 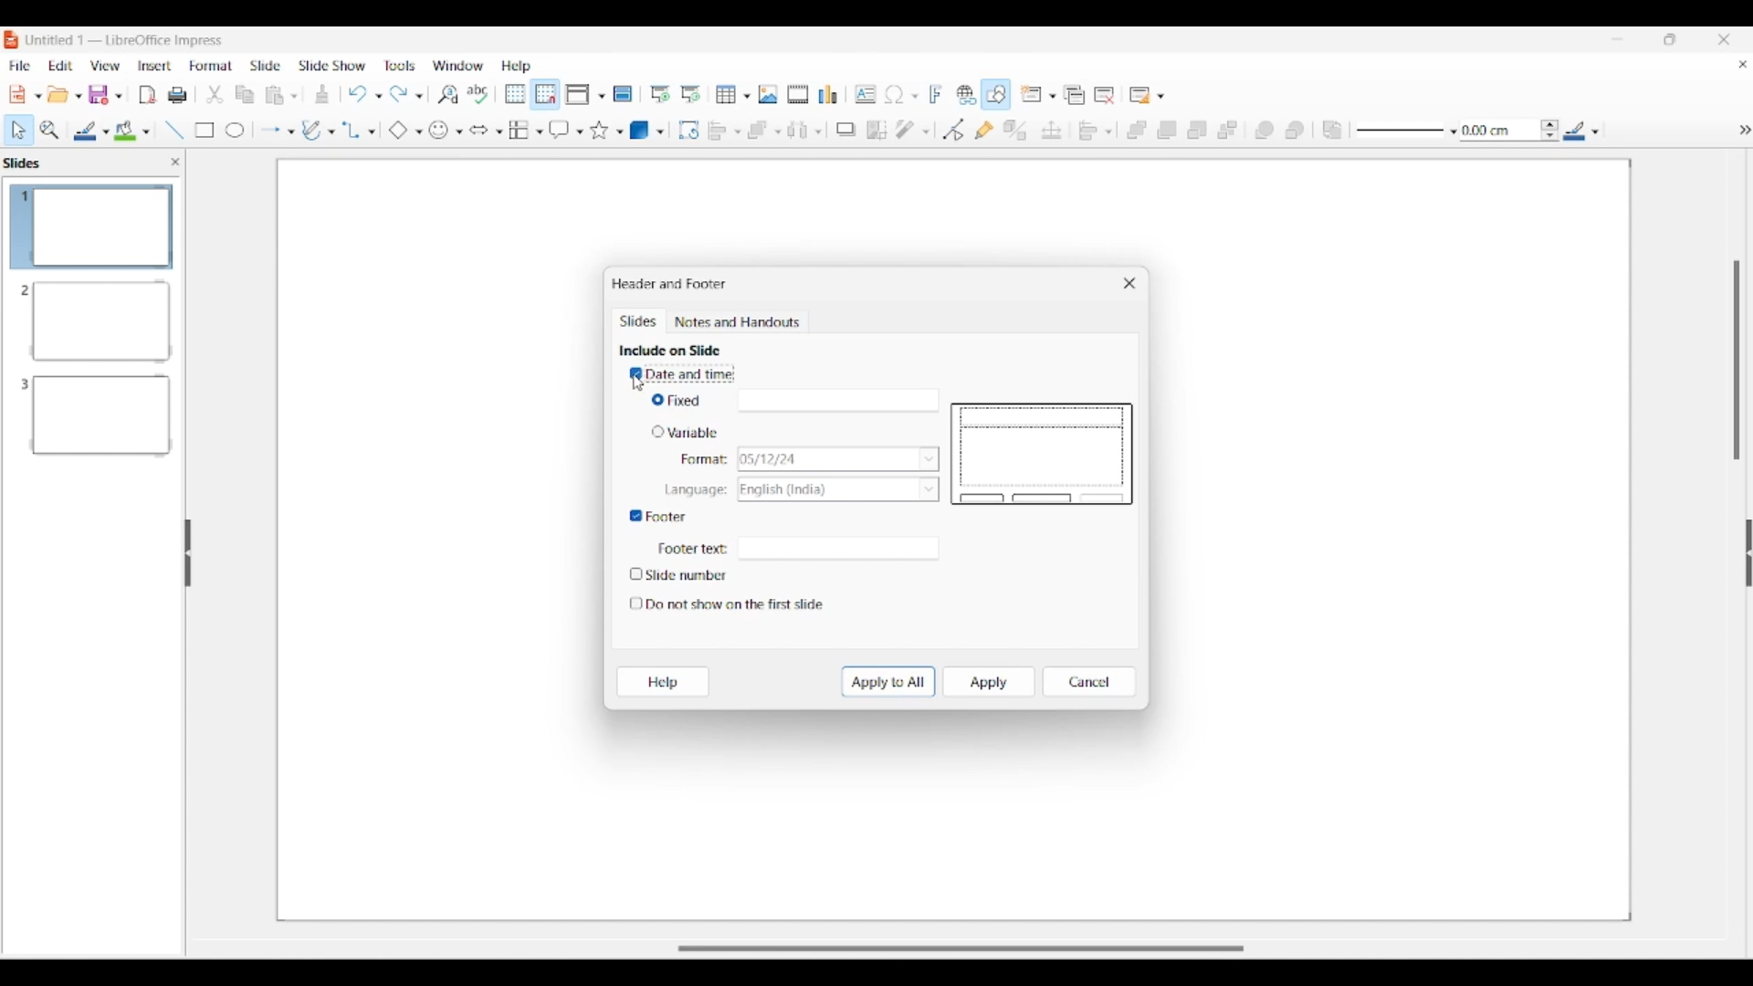 What do you see at coordinates (683, 431) in the screenshot?
I see `Toggle for variable` at bounding box center [683, 431].